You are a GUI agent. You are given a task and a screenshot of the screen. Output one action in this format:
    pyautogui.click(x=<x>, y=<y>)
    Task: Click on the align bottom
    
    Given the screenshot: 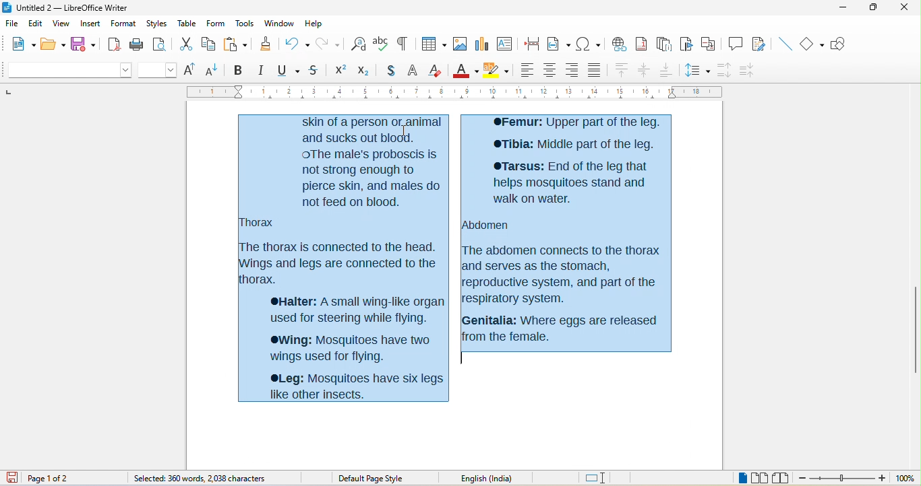 What is the action you would take?
    pyautogui.click(x=665, y=70)
    